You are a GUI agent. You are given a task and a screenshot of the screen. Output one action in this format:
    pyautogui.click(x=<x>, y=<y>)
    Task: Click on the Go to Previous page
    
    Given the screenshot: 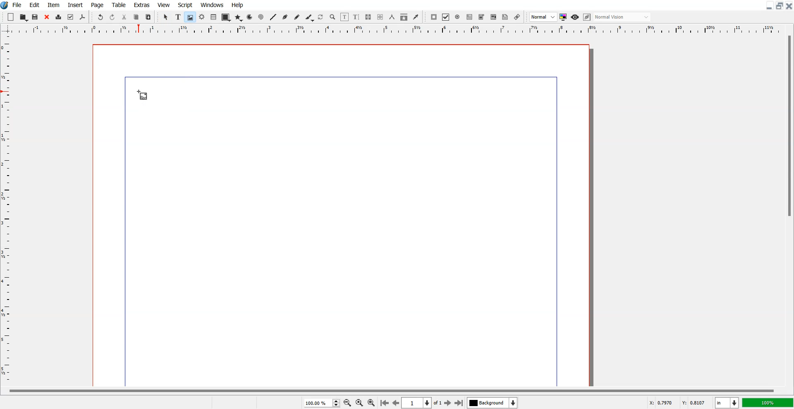 What is the action you would take?
    pyautogui.click(x=395, y=403)
    